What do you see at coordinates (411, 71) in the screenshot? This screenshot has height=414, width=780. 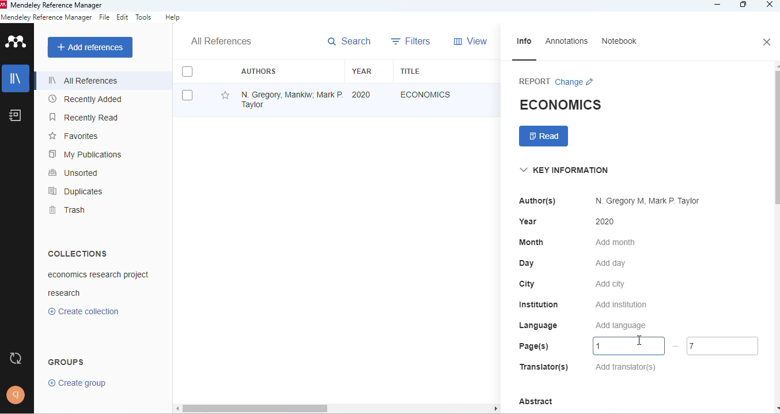 I see `title` at bounding box center [411, 71].